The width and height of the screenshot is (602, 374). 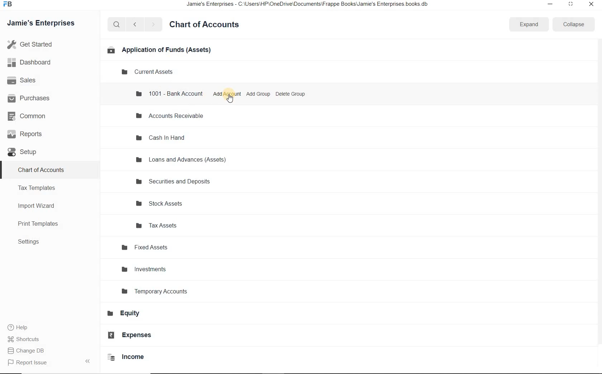 What do you see at coordinates (32, 98) in the screenshot?
I see `Purchases` at bounding box center [32, 98].